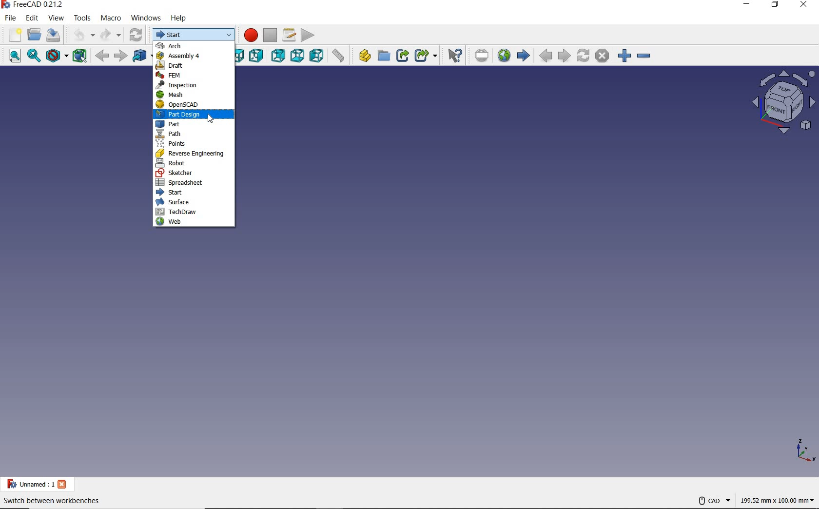  Describe the element at coordinates (778, 500) in the screenshot. I see `dimensions` at that location.